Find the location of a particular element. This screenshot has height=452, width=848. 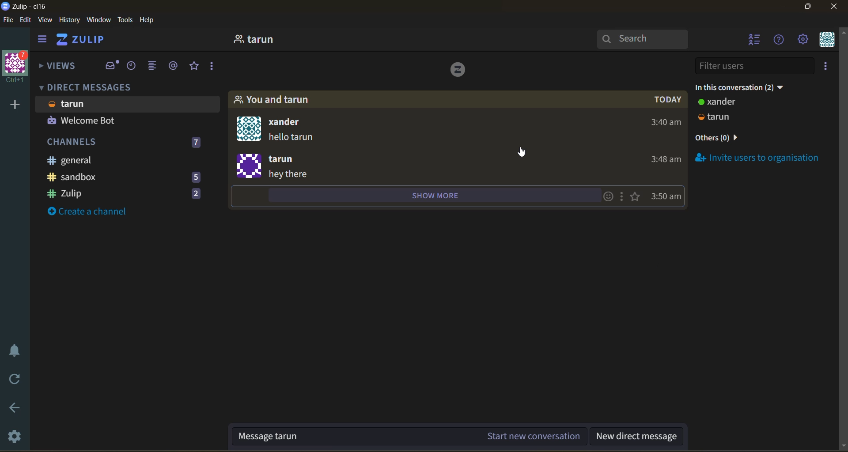

user 2 is located at coordinates (85, 122).